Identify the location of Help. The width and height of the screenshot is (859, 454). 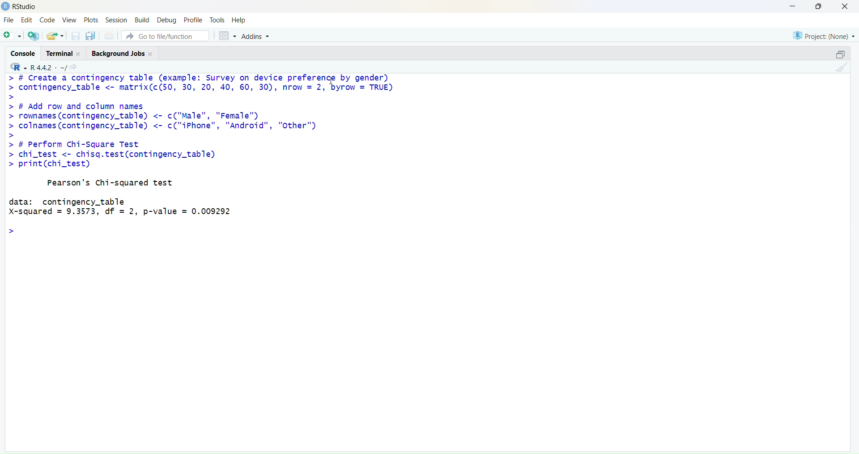
(239, 20).